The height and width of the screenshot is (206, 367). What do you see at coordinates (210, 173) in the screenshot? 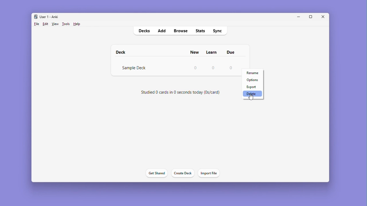
I see `Import file` at bounding box center [210, 173].